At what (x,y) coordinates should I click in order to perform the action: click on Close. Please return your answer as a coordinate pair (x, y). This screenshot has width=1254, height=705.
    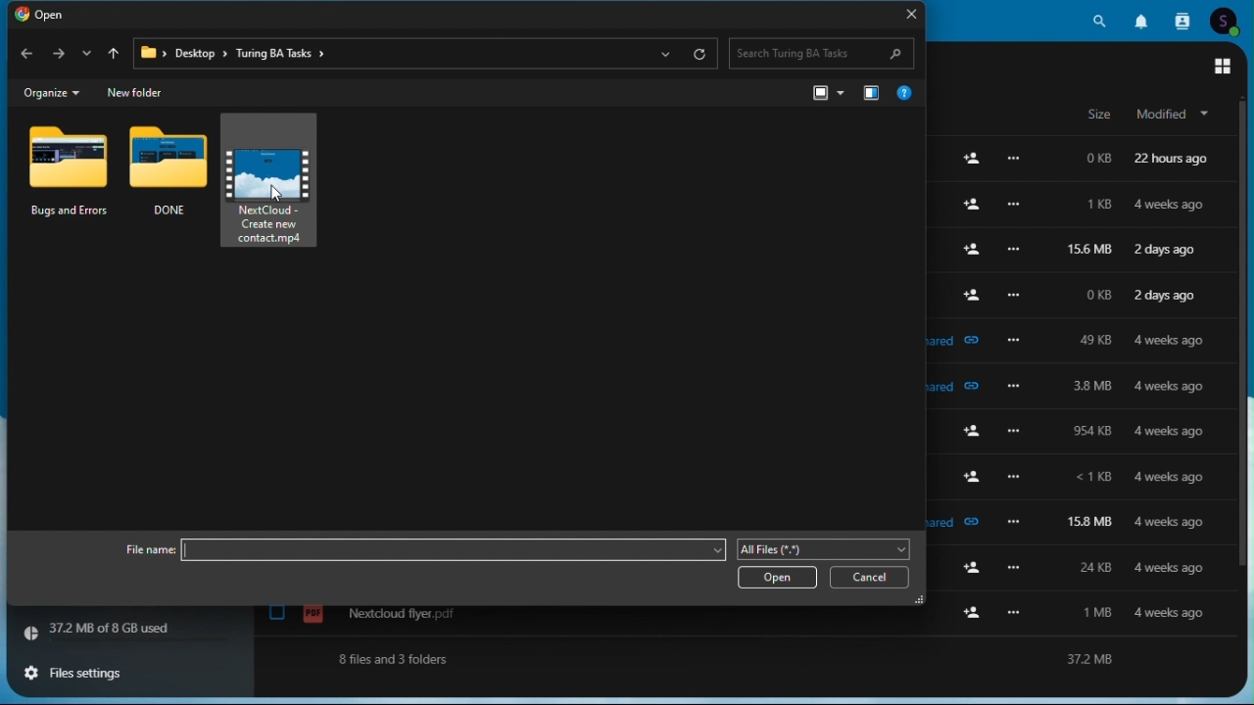
    Looking at the image, I should click on (901, 17).